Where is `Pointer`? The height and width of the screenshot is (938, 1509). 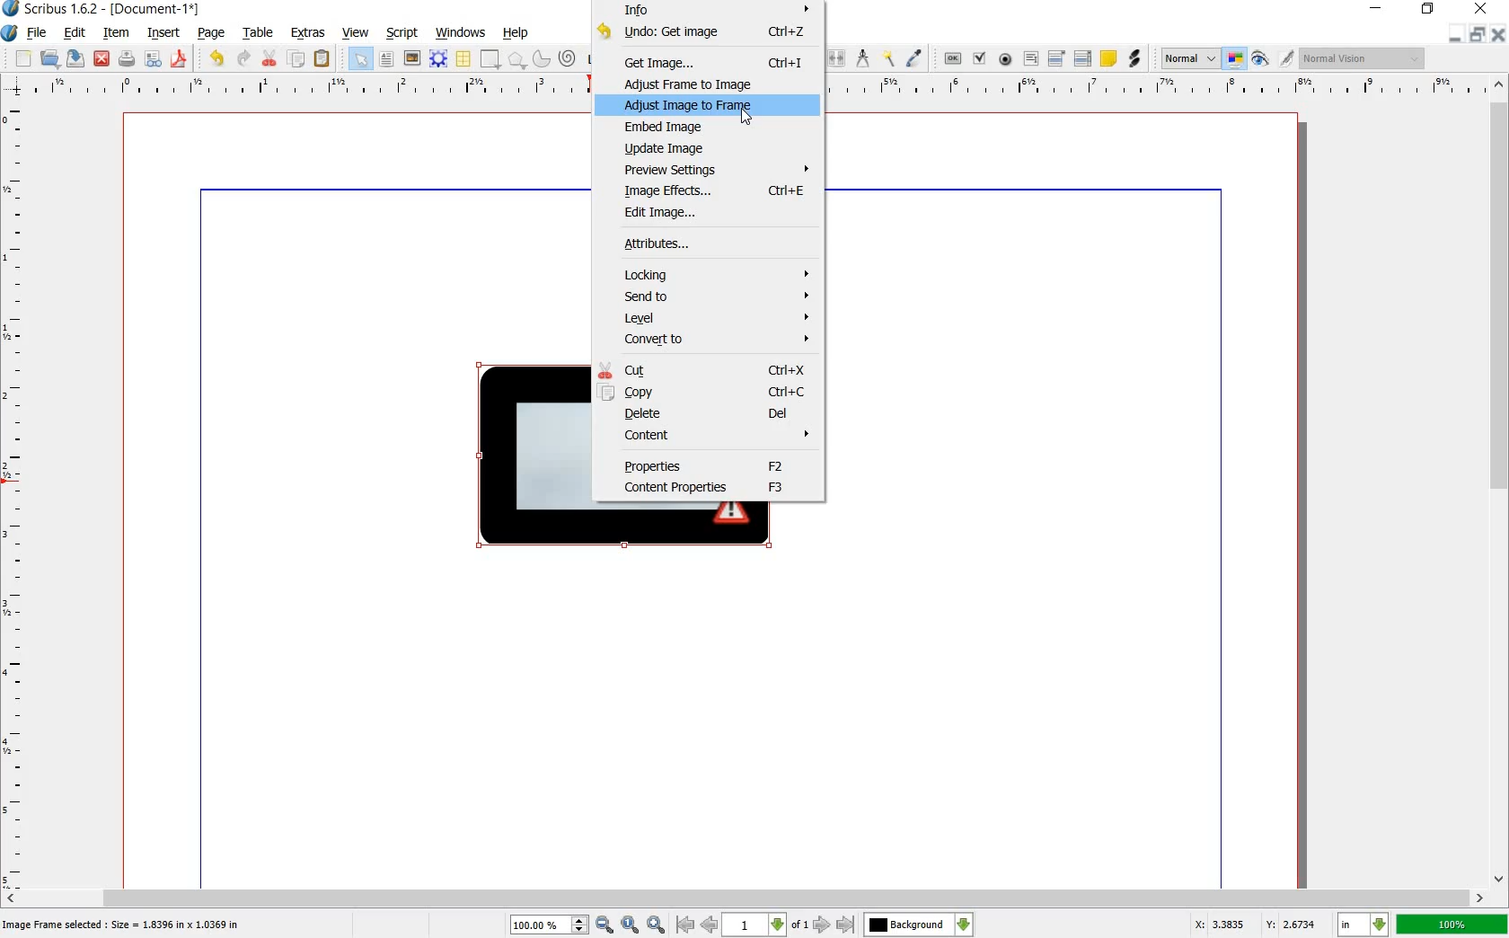
Pointer is located at coordinates (746, 119).